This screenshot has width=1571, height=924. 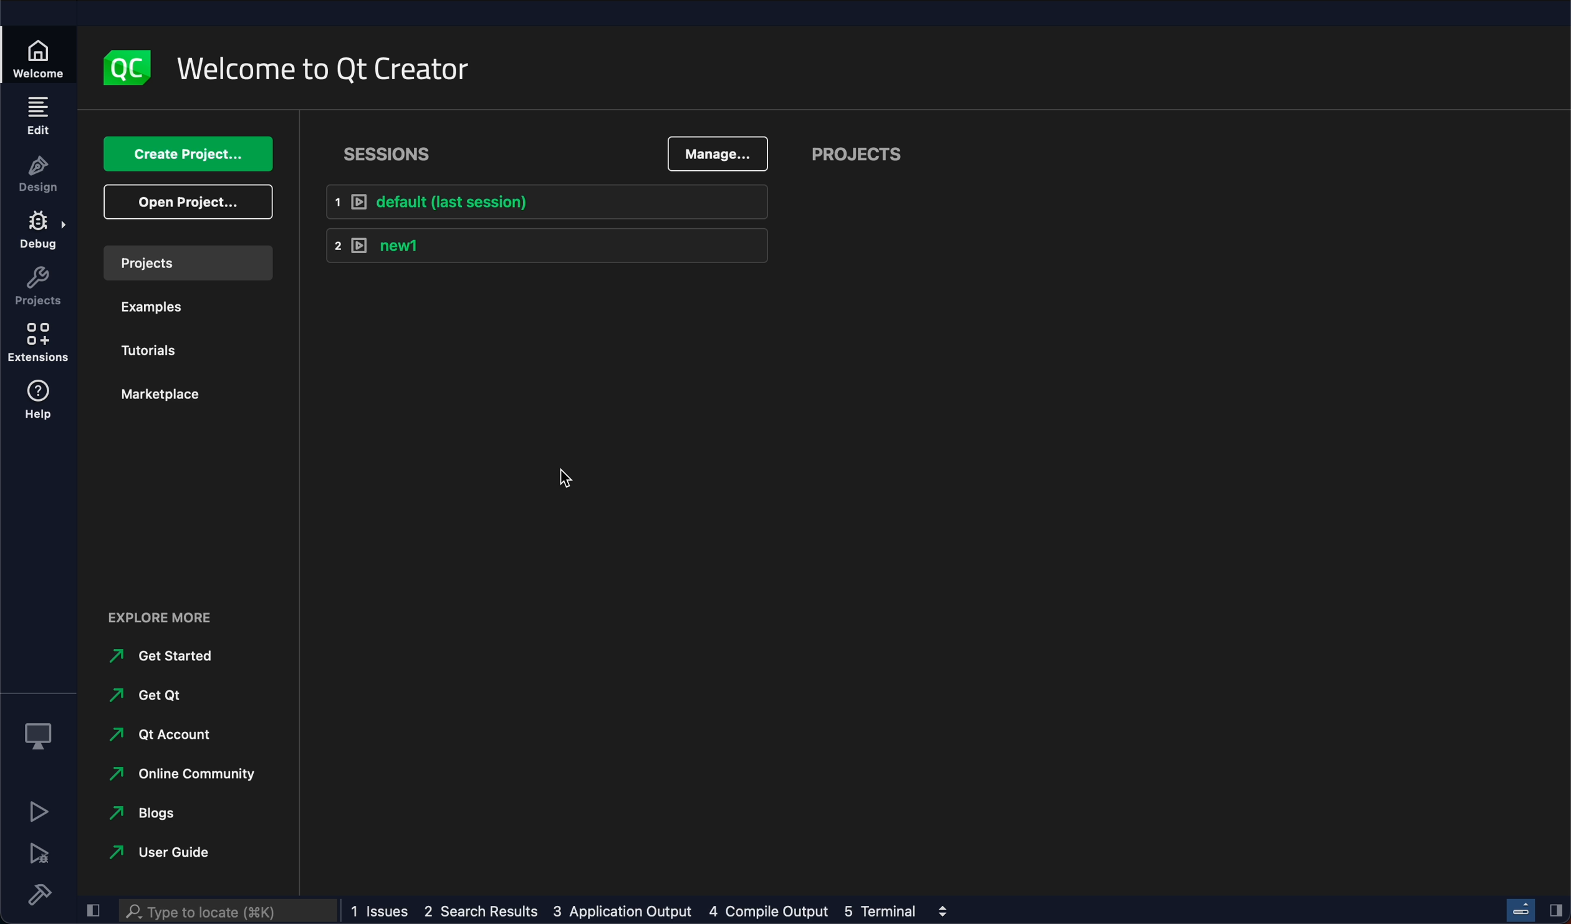 What do you see at coordinates (855, 155) in the screenshot?
I see `project` at bounding box center [855, 155].